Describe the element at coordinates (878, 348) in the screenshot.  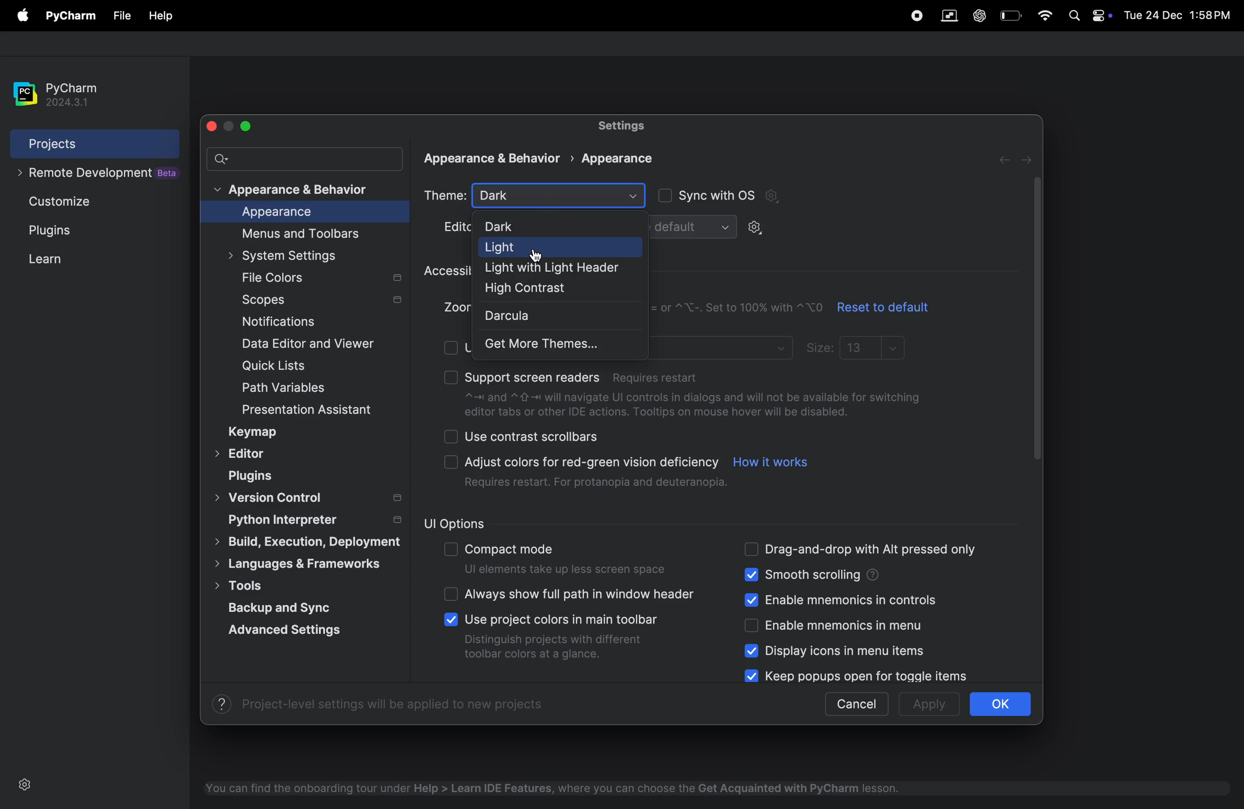
I see `13` at that location.